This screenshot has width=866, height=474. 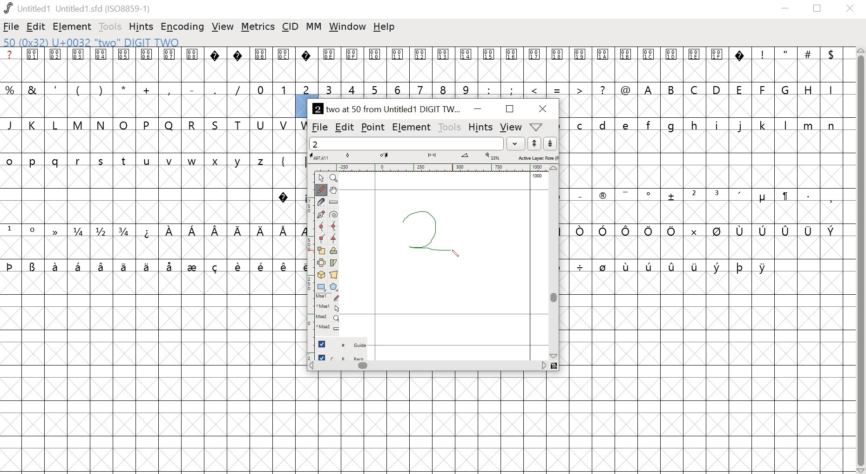 I want to click on scrollbar, so click(x=433, y=366).